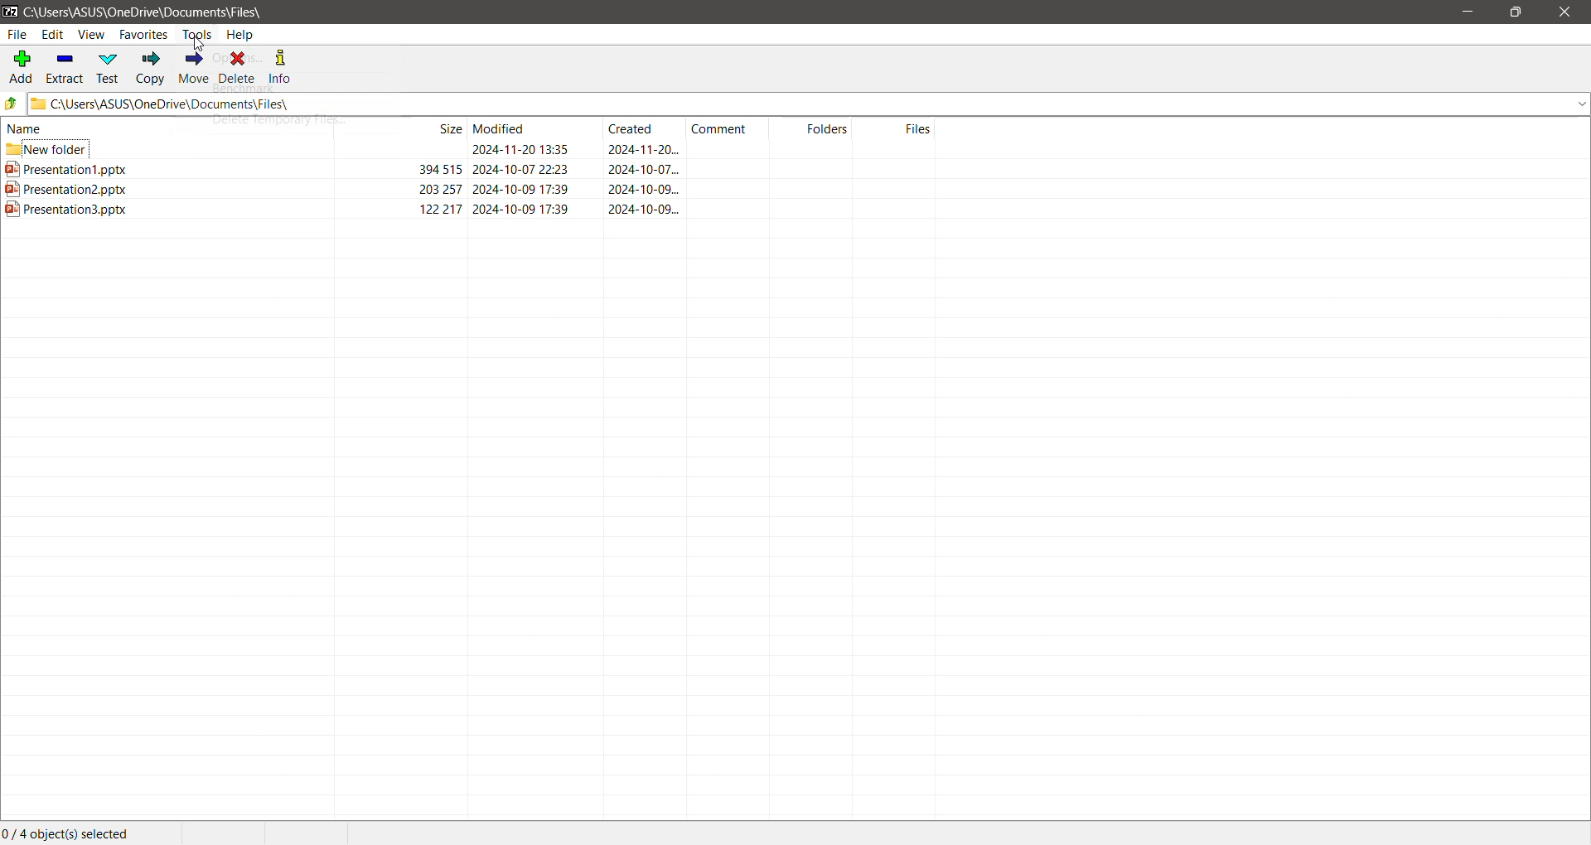 The image size is (1591, 845). Describe the element at coordinates (10, 12) in the screenshot. I see `Application Logo` at that location.